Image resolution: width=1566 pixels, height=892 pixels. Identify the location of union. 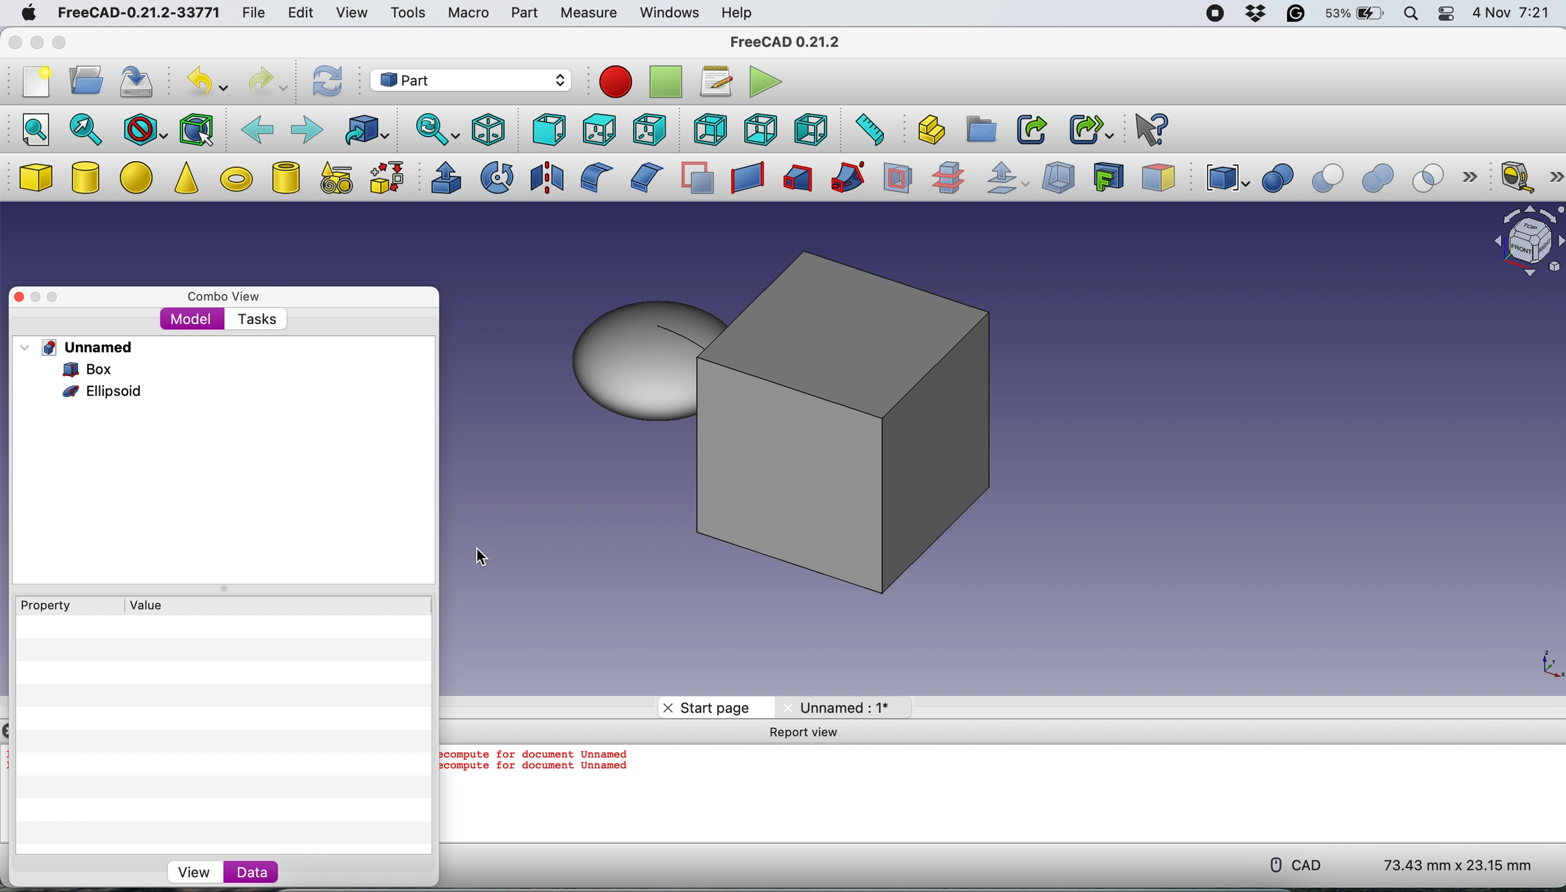
(1383, 179).